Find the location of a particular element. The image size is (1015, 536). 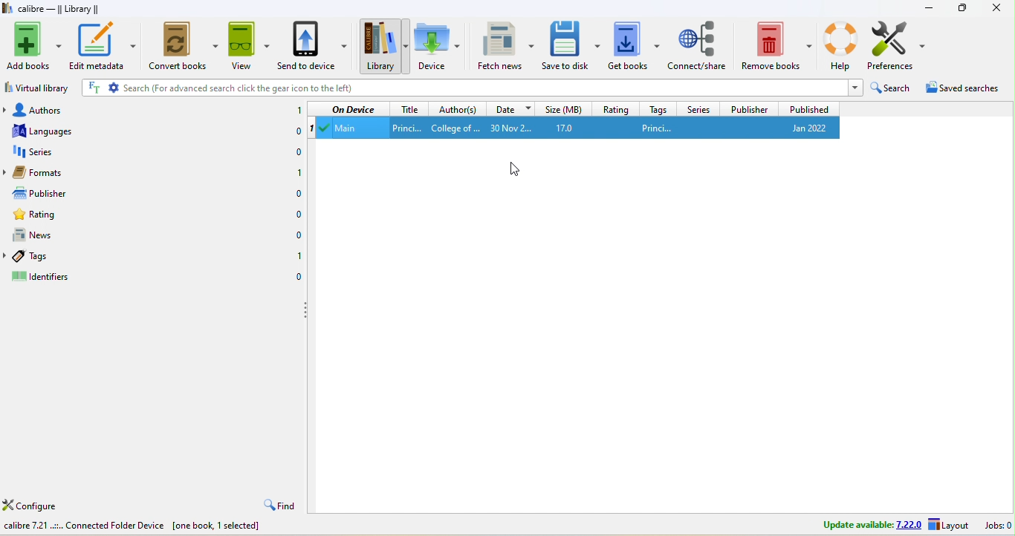

0 is located at coordinates (293, 133).